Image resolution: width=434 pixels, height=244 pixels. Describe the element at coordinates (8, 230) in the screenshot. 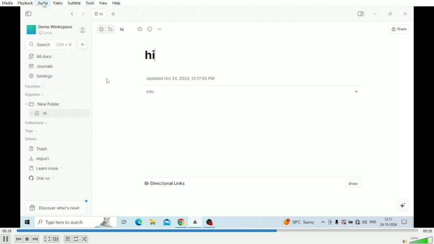

I see `Elapsed time "00:18"` at that location.